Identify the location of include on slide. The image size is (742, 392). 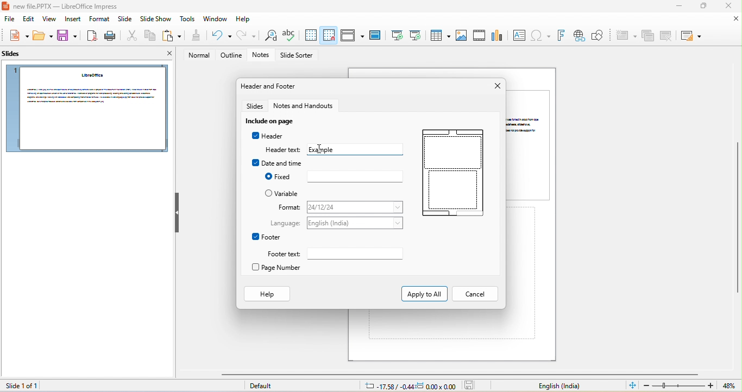
(273, 121).